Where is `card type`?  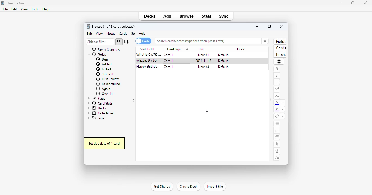 card type is located at coordinates (177, 49).